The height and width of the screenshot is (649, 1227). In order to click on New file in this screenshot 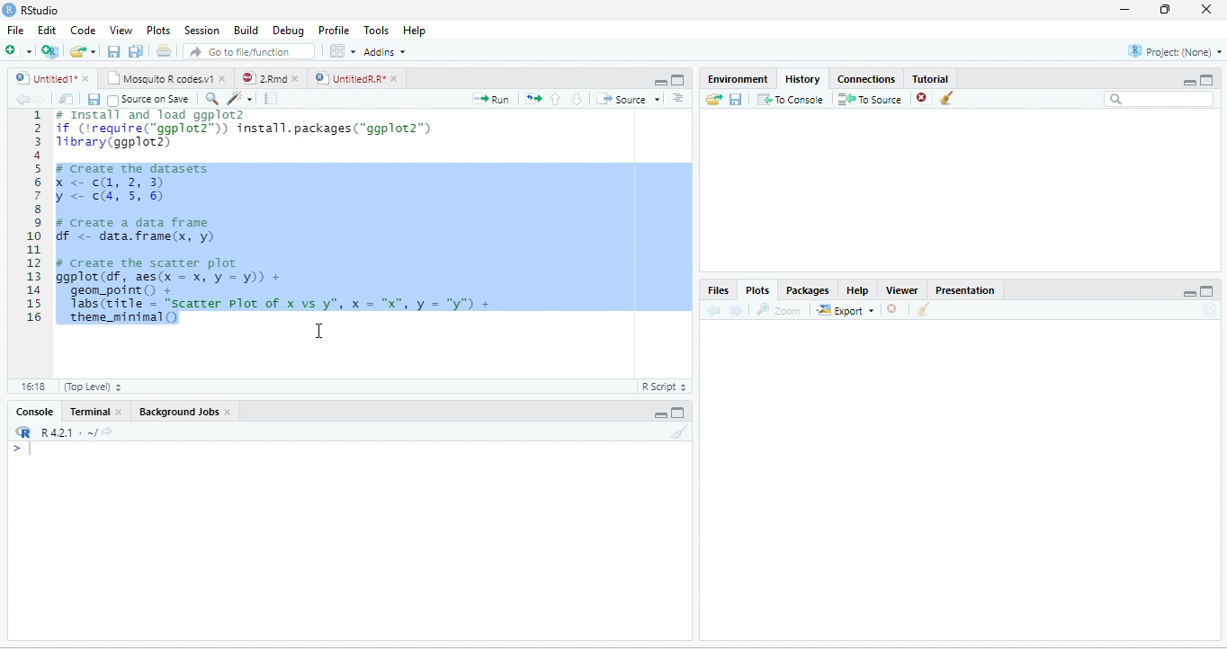, I will do `click(19, 50)`.